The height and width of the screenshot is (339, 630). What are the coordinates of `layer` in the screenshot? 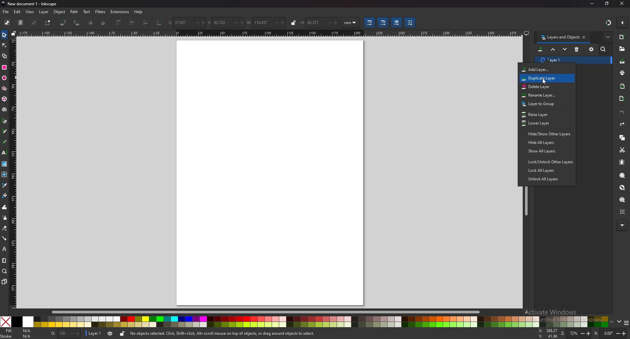 It's located at (44, 12).